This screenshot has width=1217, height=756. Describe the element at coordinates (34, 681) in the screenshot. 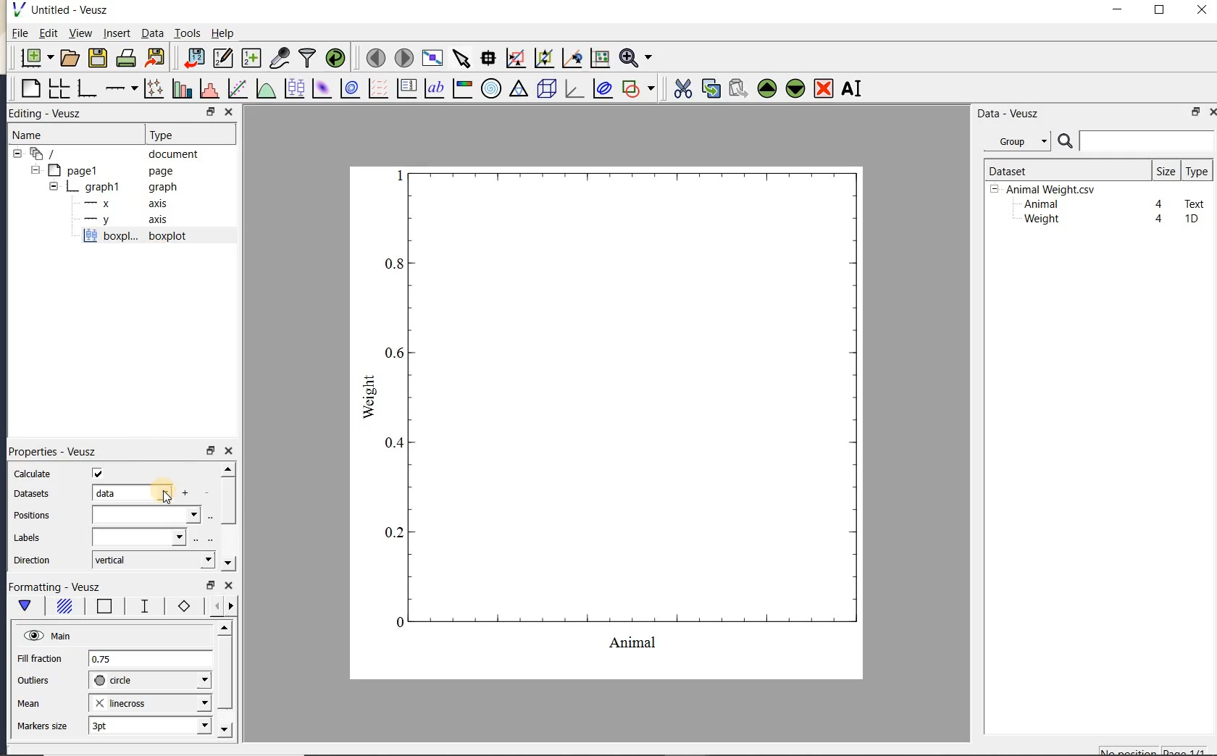

I see `outliers` at that location.